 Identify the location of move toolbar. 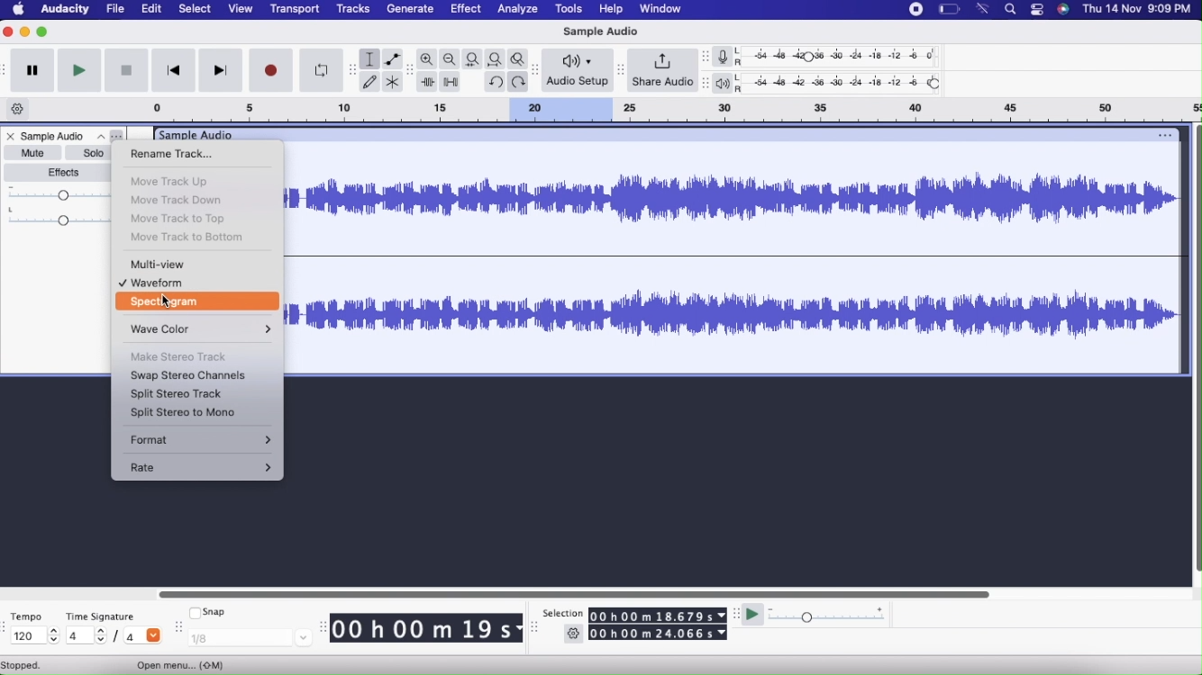
(355, 69).